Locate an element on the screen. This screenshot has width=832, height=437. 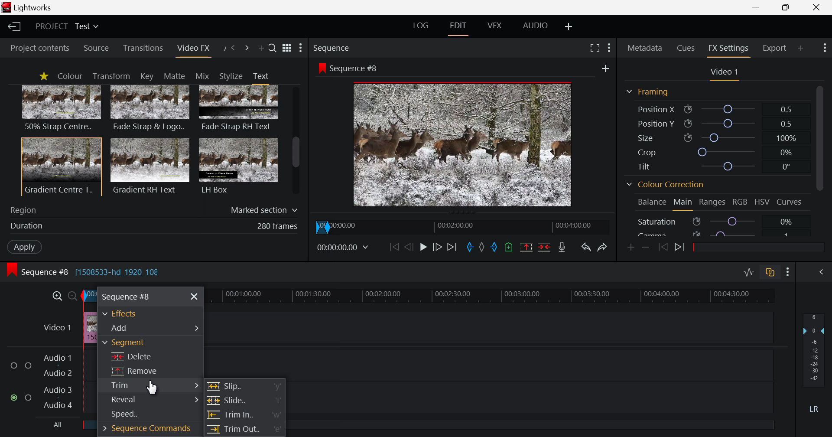
To End is located at coordinates (453, 247).